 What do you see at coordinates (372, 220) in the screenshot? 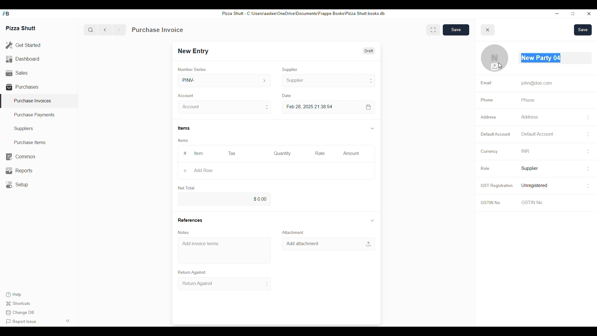
I see `down` at bounding box center [372, 220].